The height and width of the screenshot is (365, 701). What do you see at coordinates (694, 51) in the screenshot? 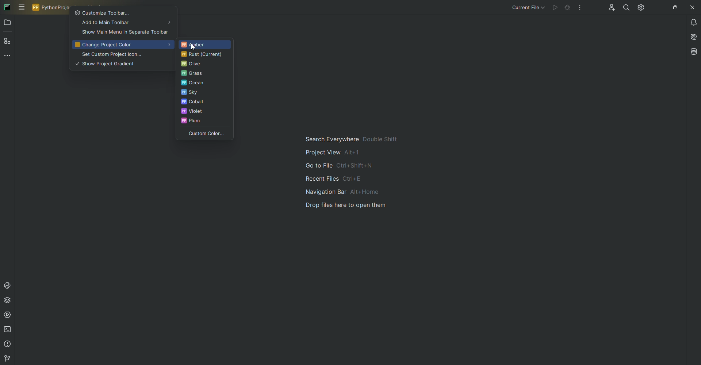
I see `Database` at bounding box center [694, 51].